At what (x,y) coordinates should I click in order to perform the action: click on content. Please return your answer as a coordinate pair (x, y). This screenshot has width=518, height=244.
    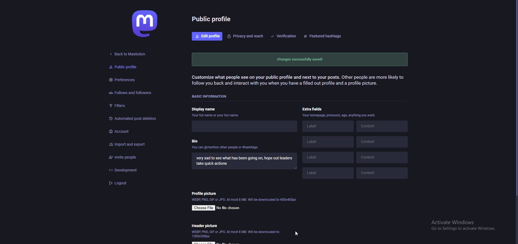
    Looking at the image, I should click on (381, 127).